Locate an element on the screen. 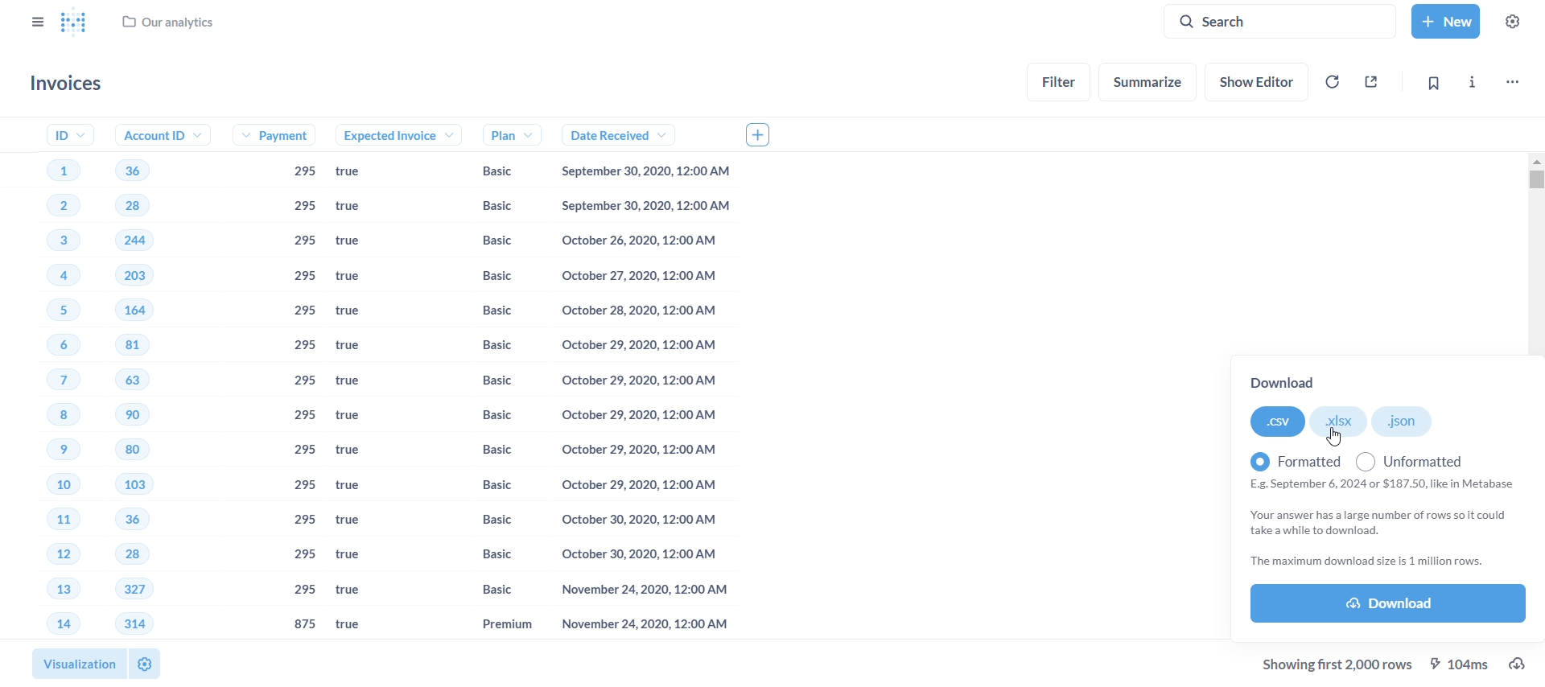 Image resolution: width=1545 pixels, height=687 pixels. expected voice is located at coordinates (382, 135).